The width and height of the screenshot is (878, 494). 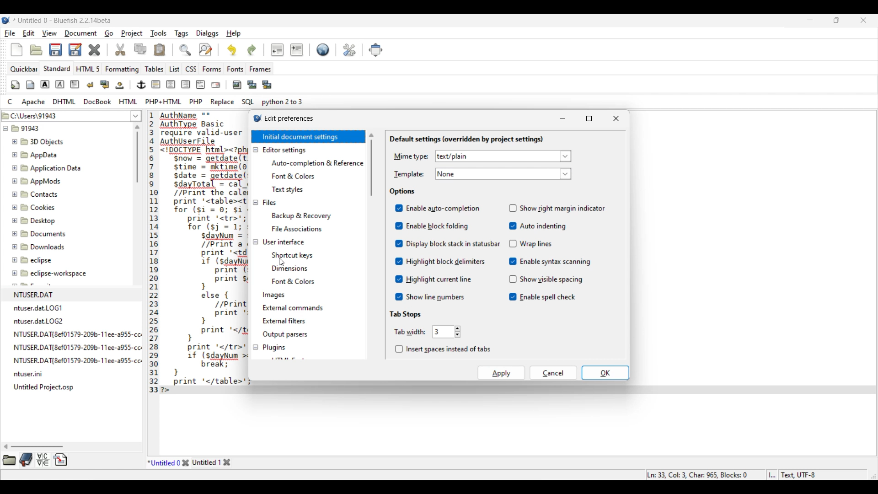 I want to click on Contacts, so click(x=39, y=194).